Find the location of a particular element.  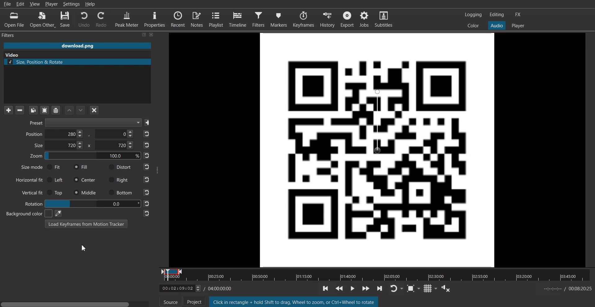

Slider is located at coordinates (377, 279).